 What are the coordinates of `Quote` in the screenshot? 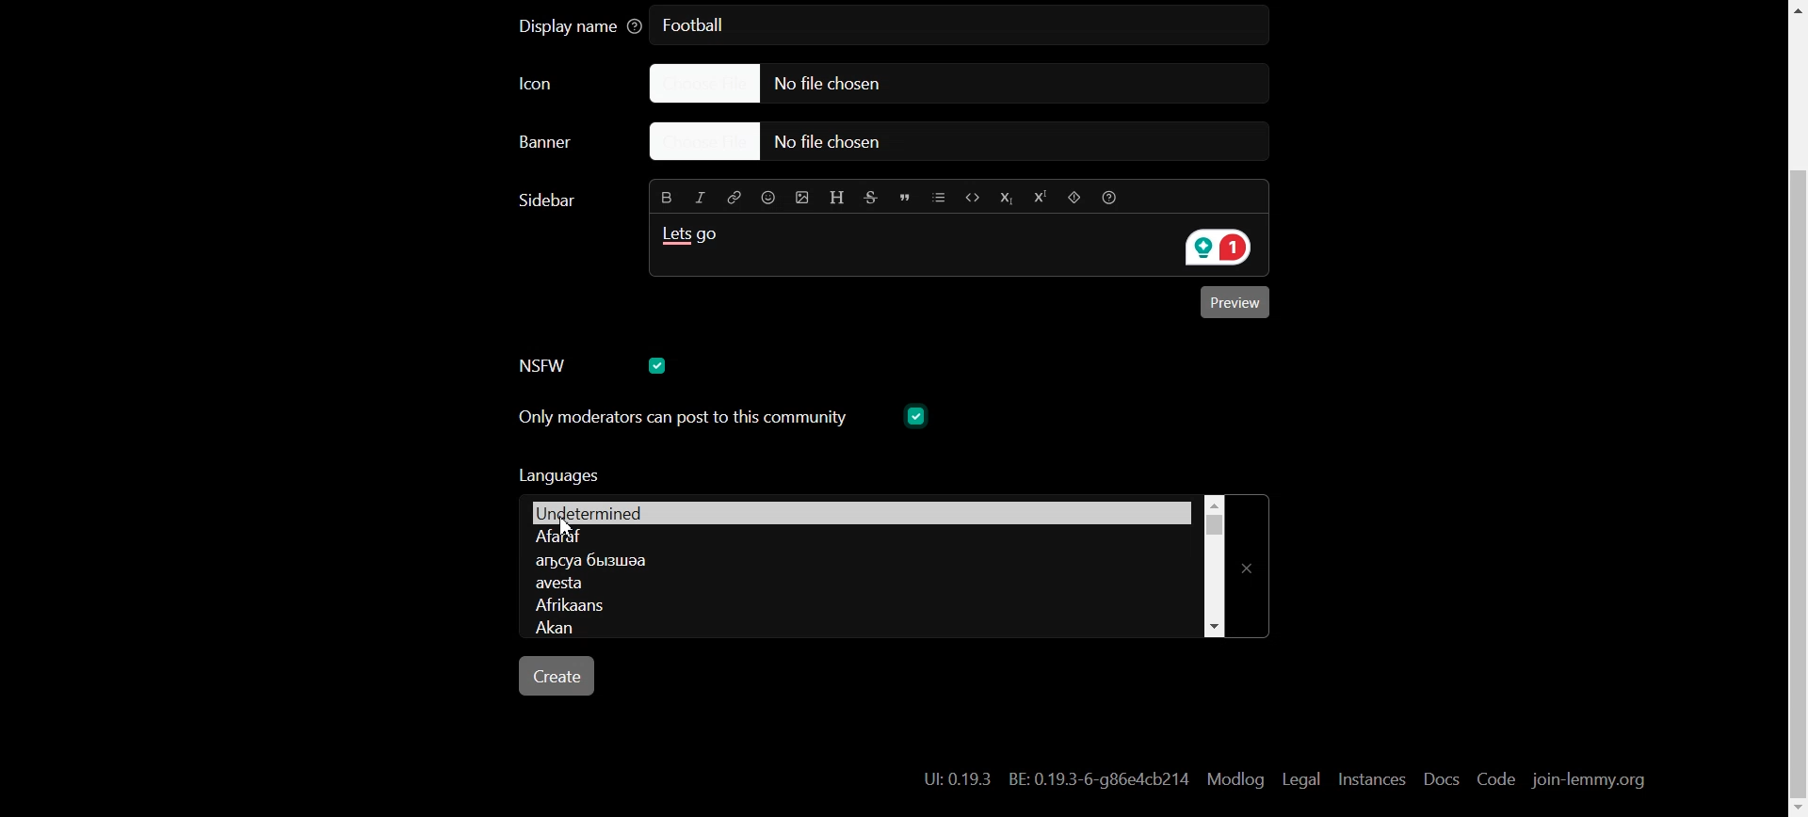 It's located at (907, 196).